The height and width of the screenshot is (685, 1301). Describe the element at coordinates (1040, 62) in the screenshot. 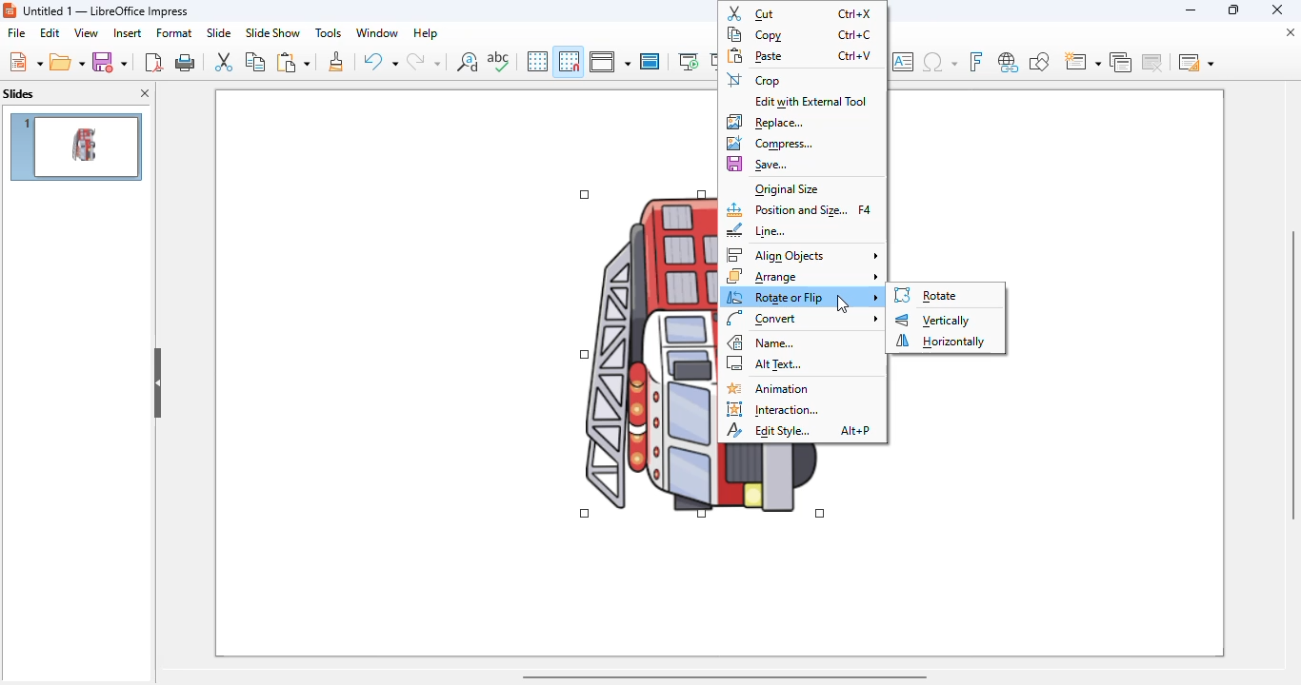

I see `show draw functions` at that location.